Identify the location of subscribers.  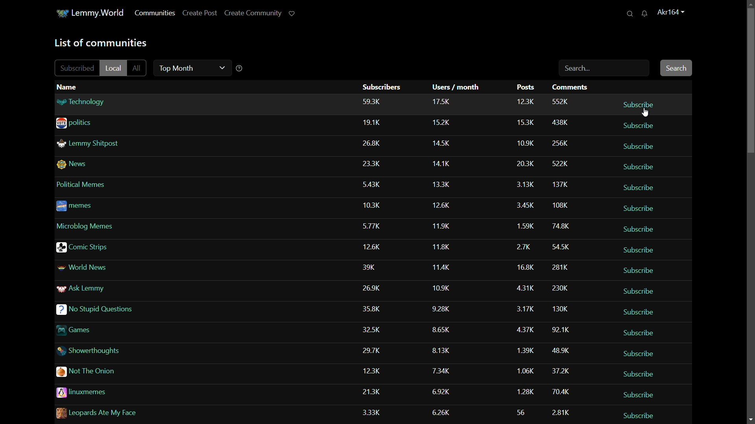
(371, 101).